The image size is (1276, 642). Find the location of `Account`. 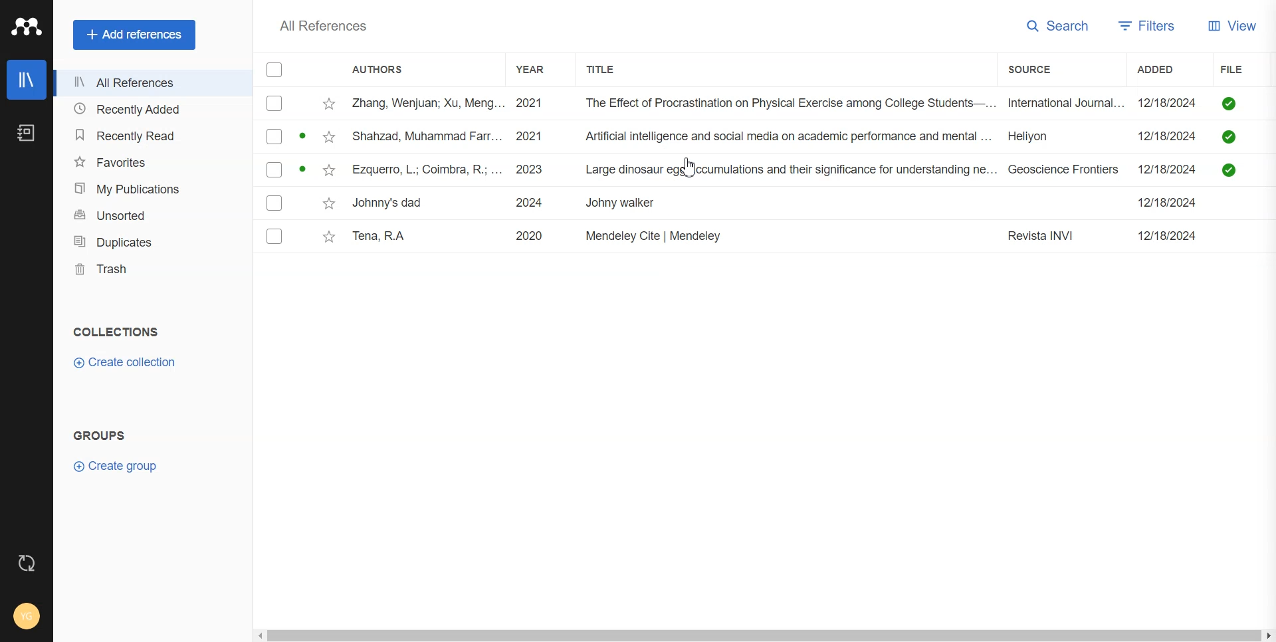

Account is located at coordinates (25, 613).